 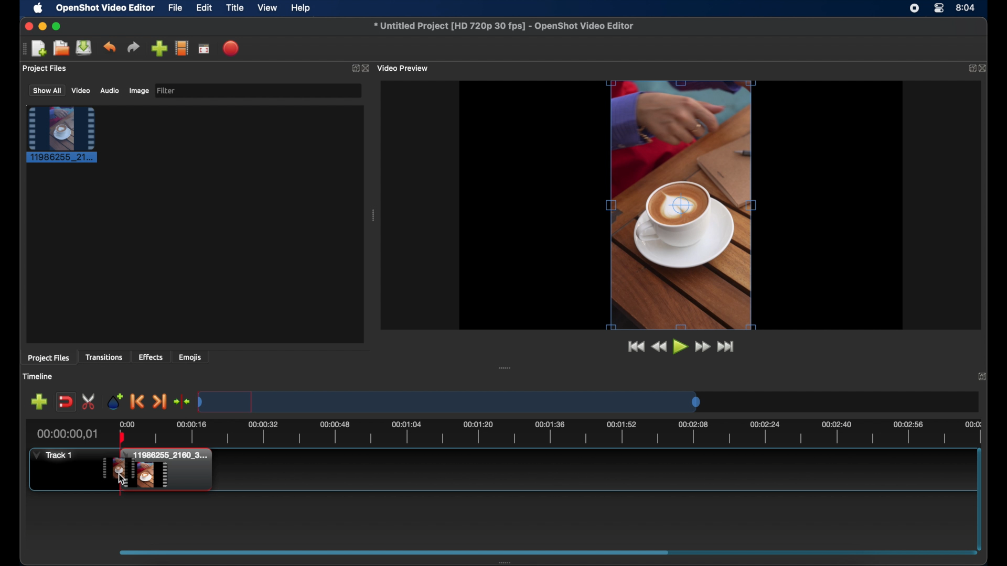 I want to click on import files, so click(x=158, y=49).